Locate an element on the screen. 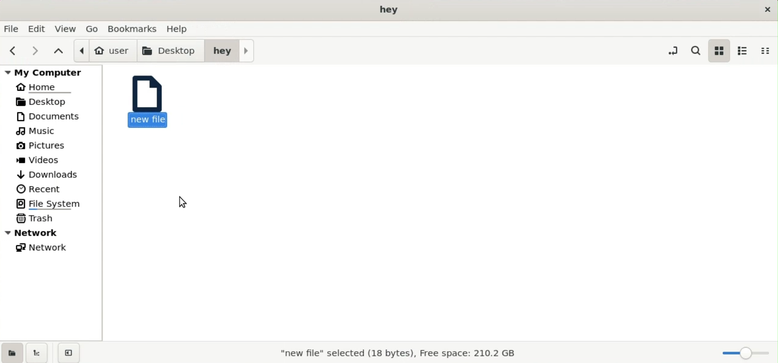 Image resolution: width=778 pixels, height=363 pixels. title is located at coordinates (390, 10).